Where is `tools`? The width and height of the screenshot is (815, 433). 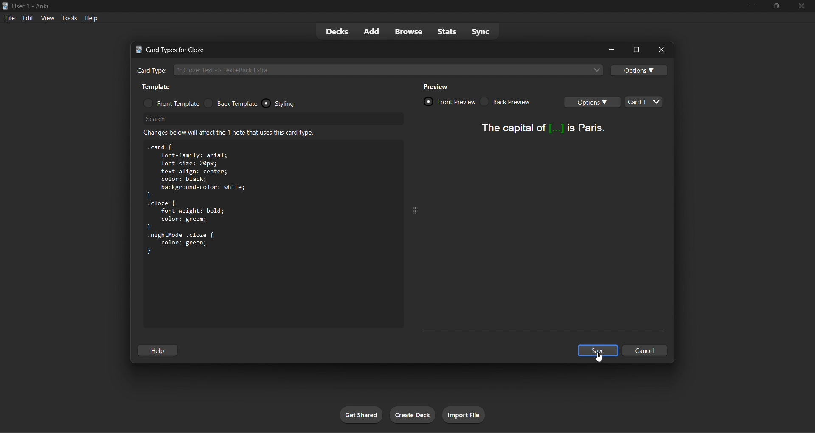
tools is located at coordinates (69, 18).